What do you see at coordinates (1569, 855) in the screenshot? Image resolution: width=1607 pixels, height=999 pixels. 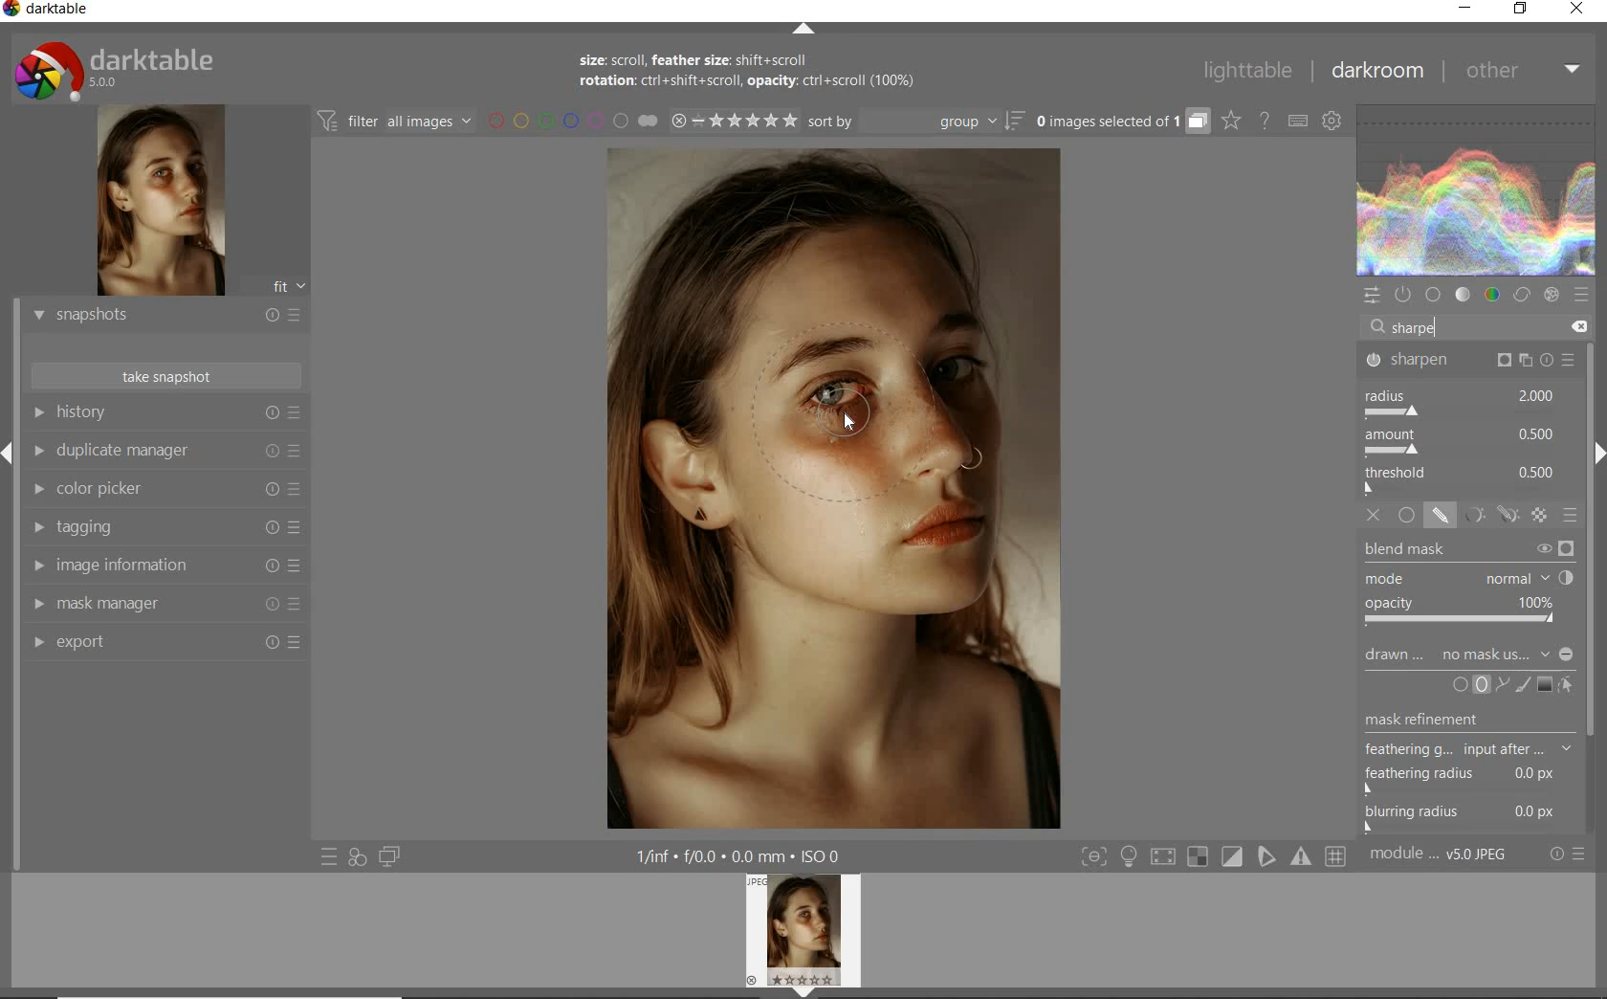 I see `reset or presets & preferences` at bounding box center [1569, 855].